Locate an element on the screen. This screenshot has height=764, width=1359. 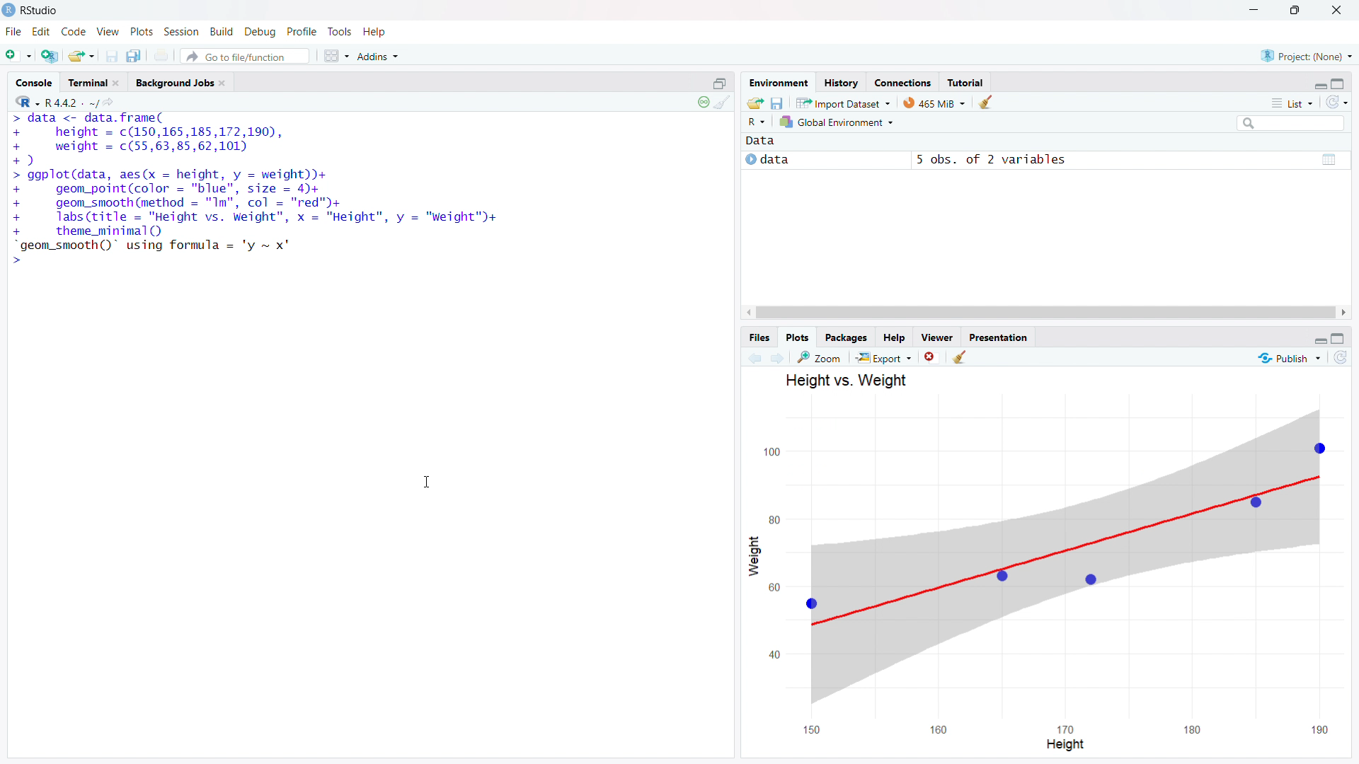
+ weight = c(55,63,85,62,101) is located at coordinates (132, 147).